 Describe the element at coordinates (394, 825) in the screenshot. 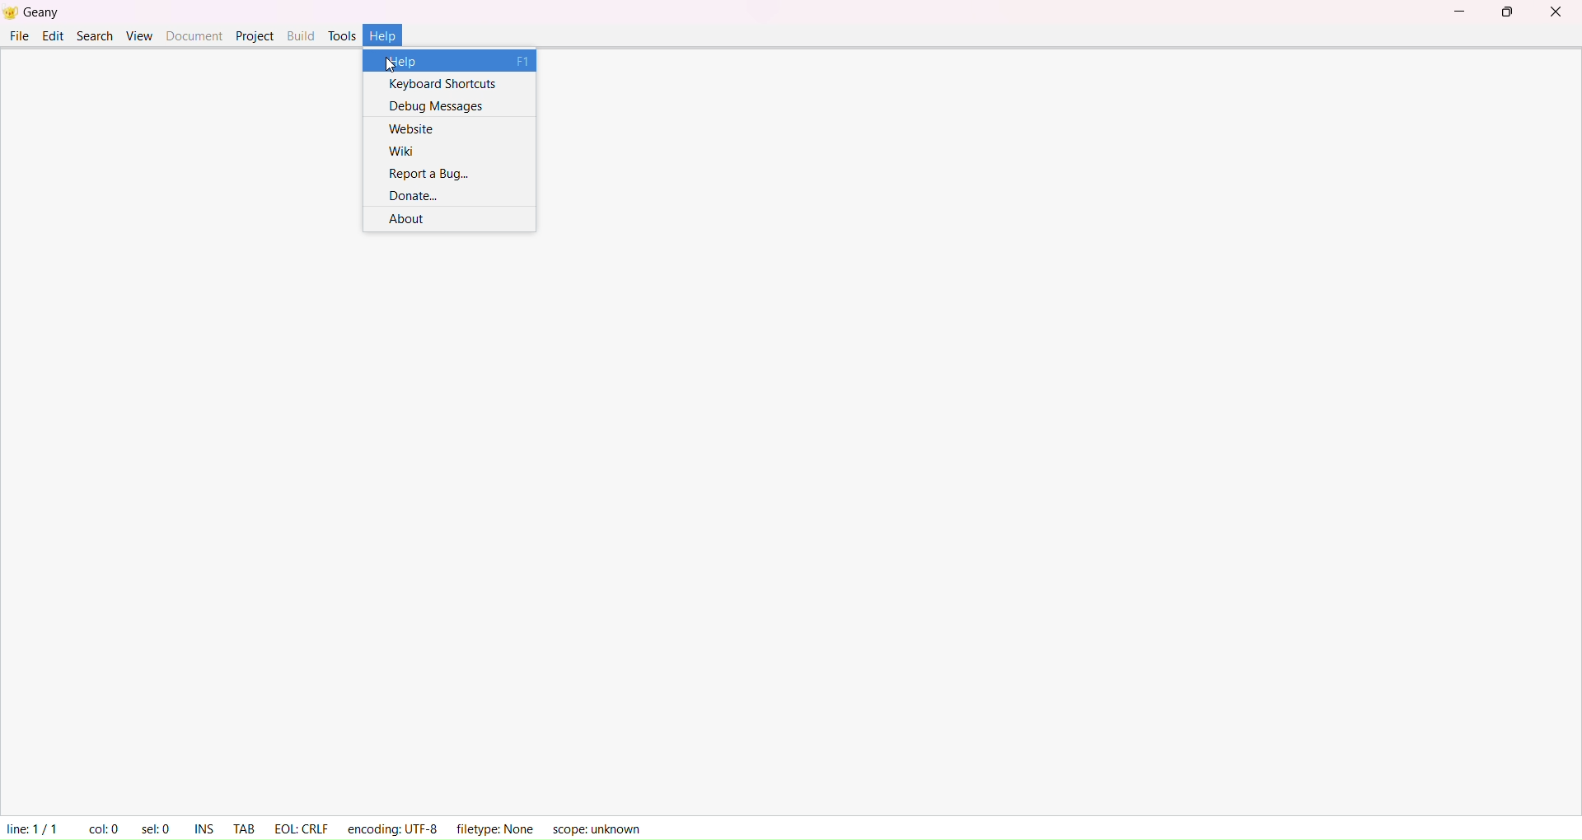

I see `encoding` at that location.